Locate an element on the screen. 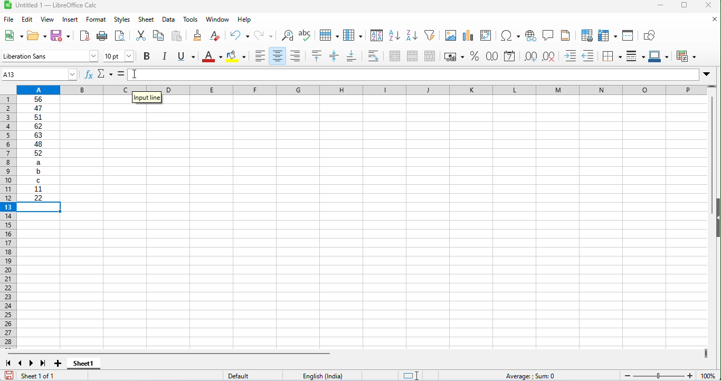 This screenshot has width=721, height=381. Software logo is located at coordinates (8, 5).